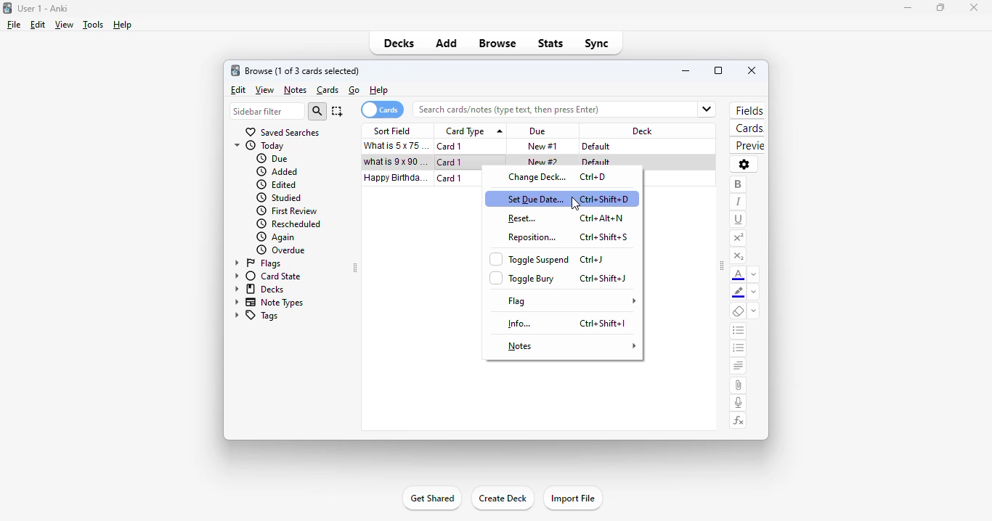 The width and height of the screenshot is (992, 521). I want to click on ordered list, so click(739, 348).